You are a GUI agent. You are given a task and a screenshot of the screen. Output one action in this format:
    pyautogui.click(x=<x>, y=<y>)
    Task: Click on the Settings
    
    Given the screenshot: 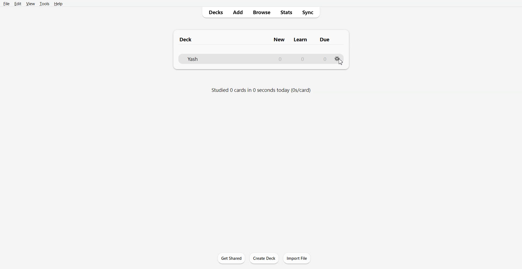 What is the action you would take?
    pyautogui.click(x=339, y=61)
    